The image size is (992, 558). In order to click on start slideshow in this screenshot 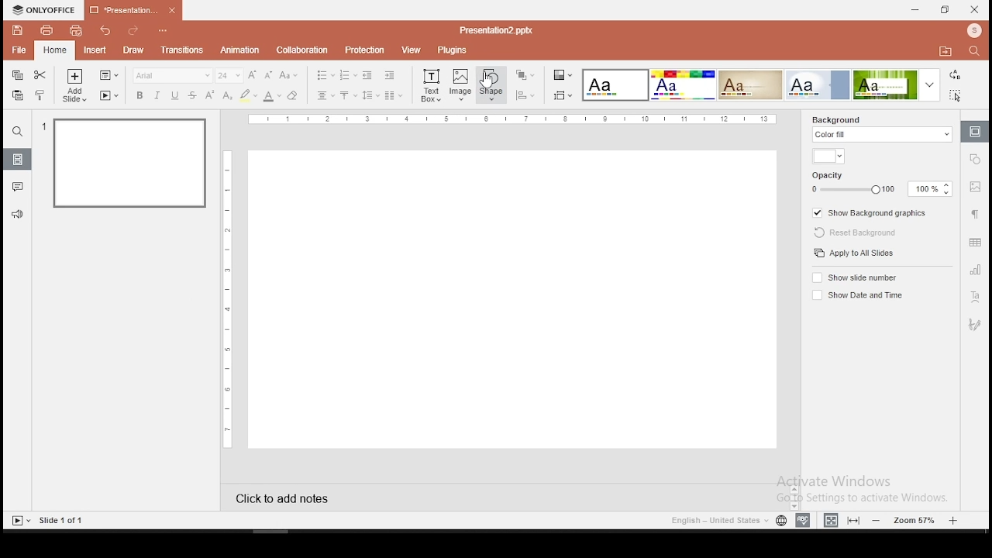, I will do `click(20, 521)`.